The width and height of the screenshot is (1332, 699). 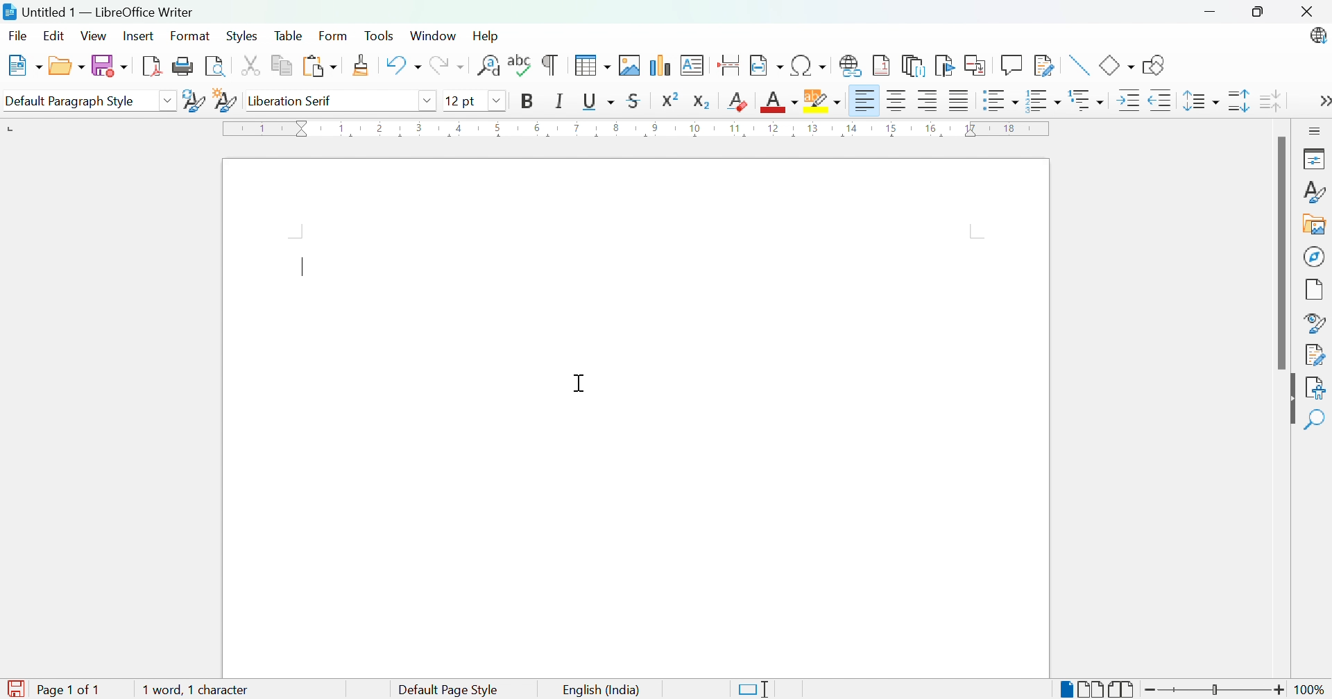 What do you see at coordinates (670, 100) in the screenshot?
I see `Superscript` at bounding box center [670, 100].